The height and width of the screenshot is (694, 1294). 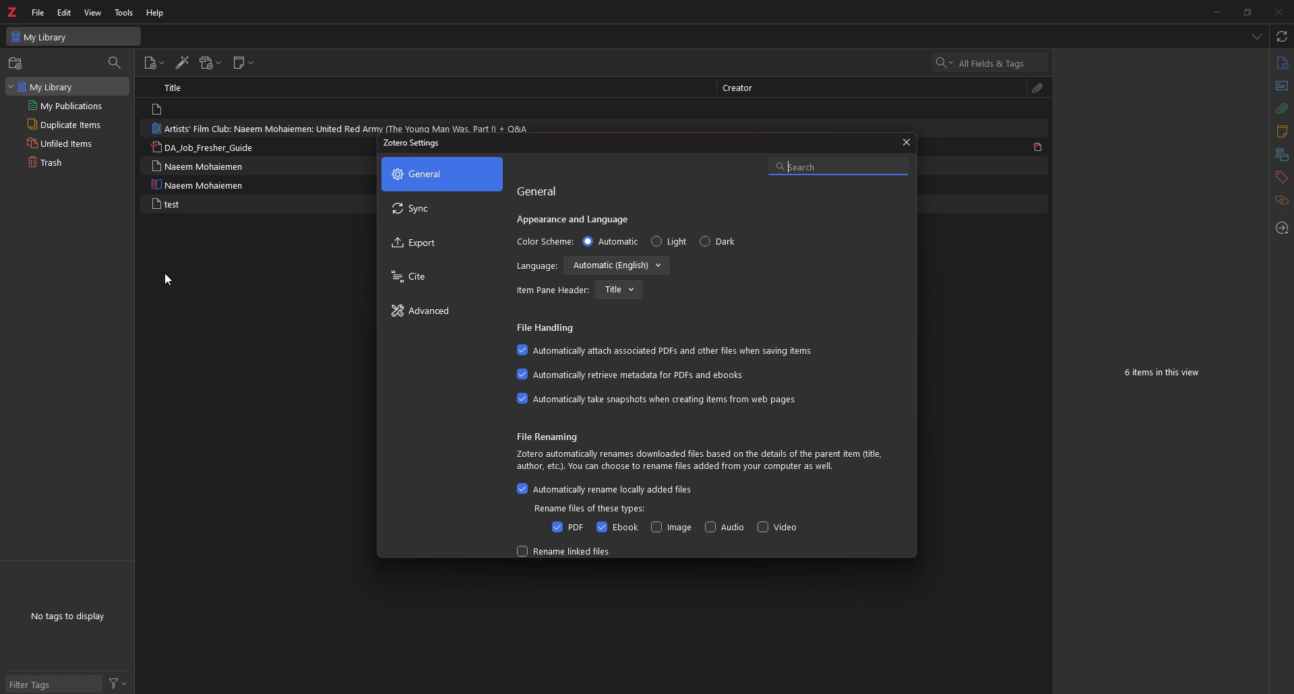 I want to click on close, so click(x=906, y=141).